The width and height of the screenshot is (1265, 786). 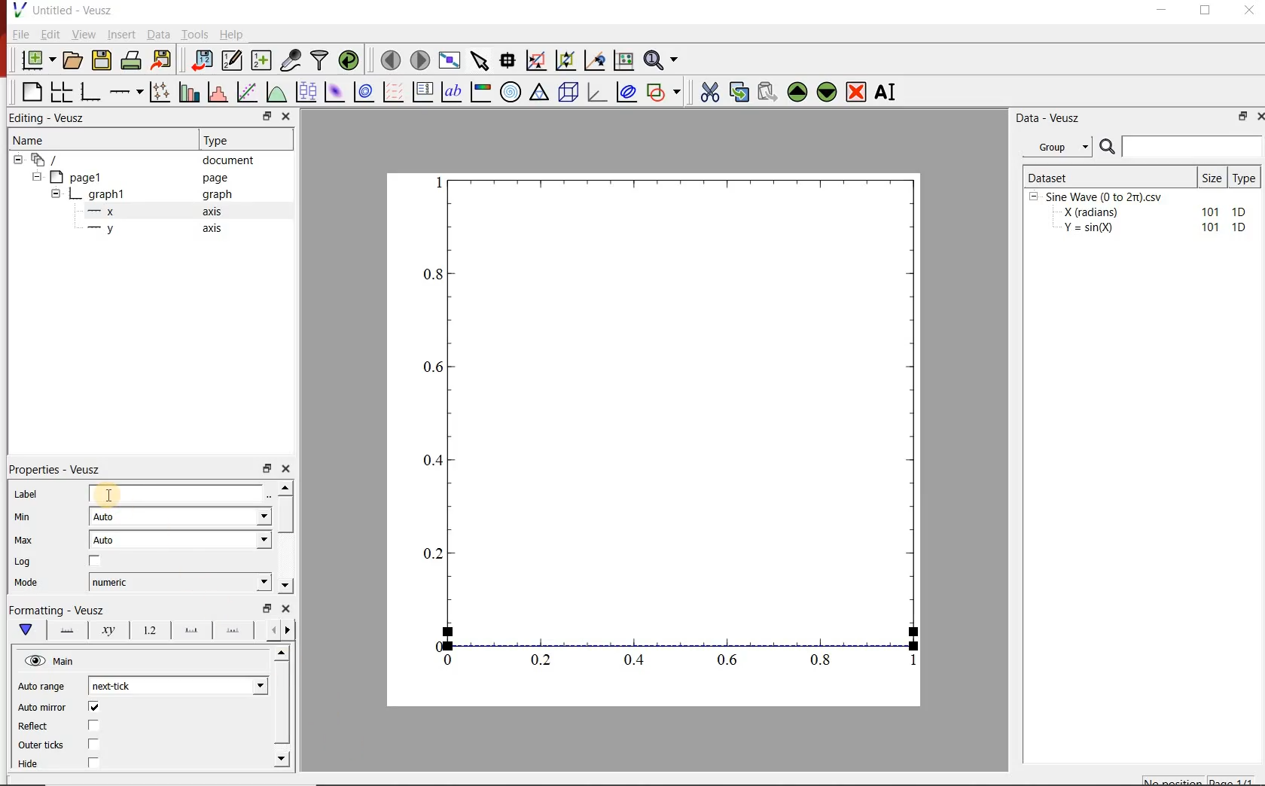 What do you see at coordinates (84, 34) in the screenshot?
I see `View` at bounding box center [84, 34].